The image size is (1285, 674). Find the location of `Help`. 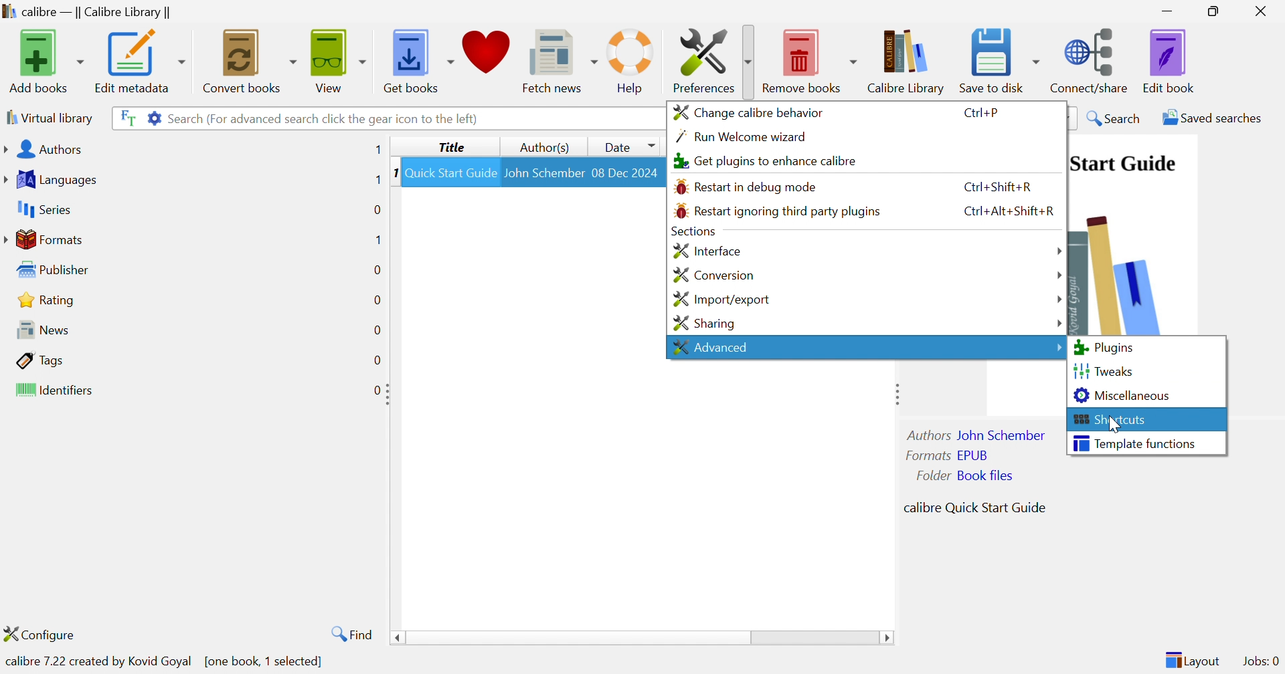

Help is located at coordinates (631, 61).